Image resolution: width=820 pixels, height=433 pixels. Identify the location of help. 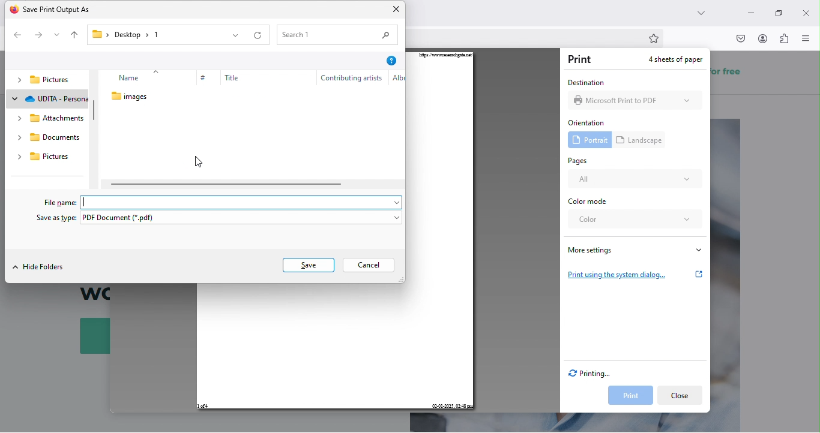
(390, 61).